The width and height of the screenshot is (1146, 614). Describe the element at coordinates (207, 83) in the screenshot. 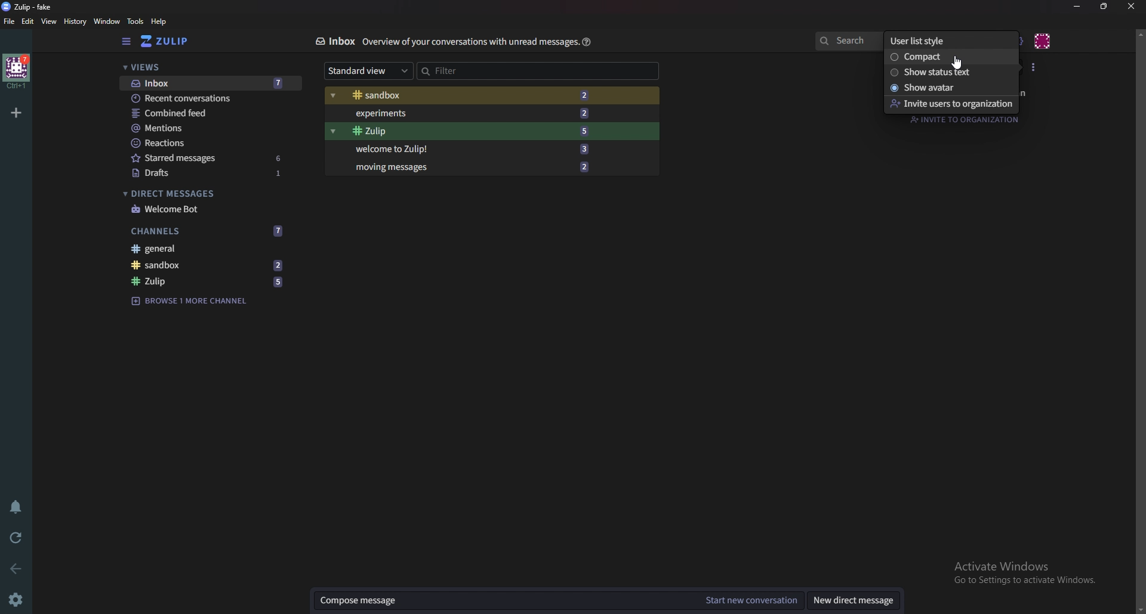

I see `Inbox` at that location.